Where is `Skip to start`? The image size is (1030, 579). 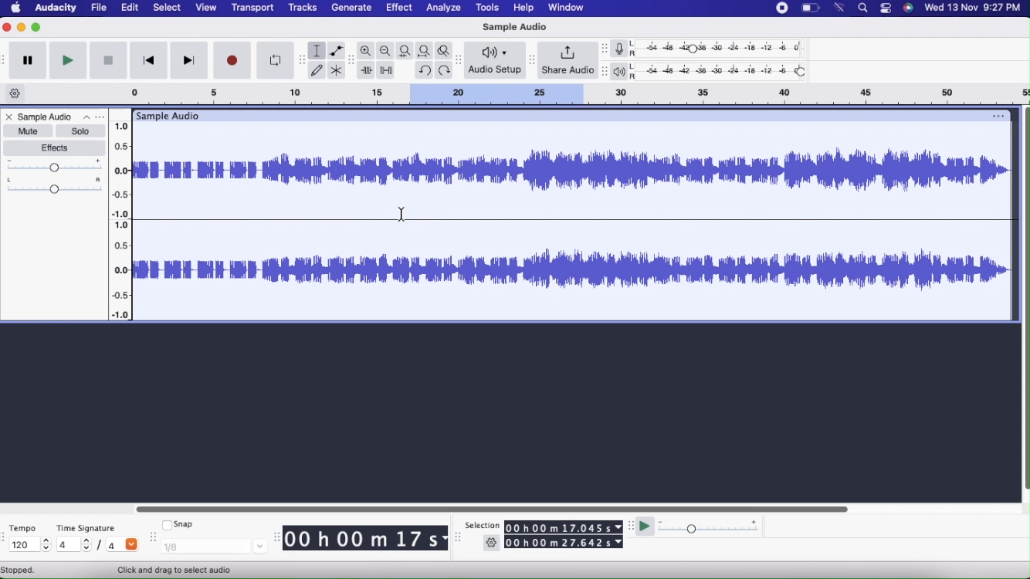 Skip to start is located at coordinates (147, 62).